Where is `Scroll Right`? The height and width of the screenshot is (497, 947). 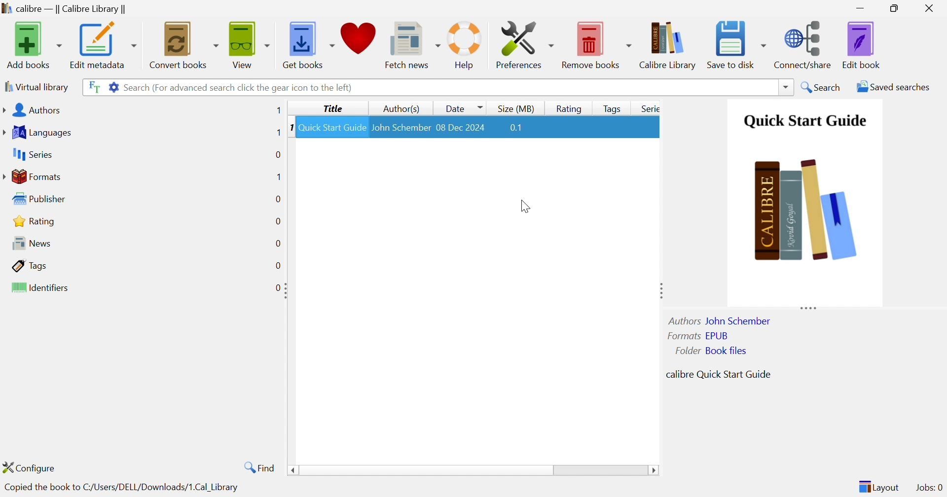
Scroll Right is located at coordinates (654, 471).